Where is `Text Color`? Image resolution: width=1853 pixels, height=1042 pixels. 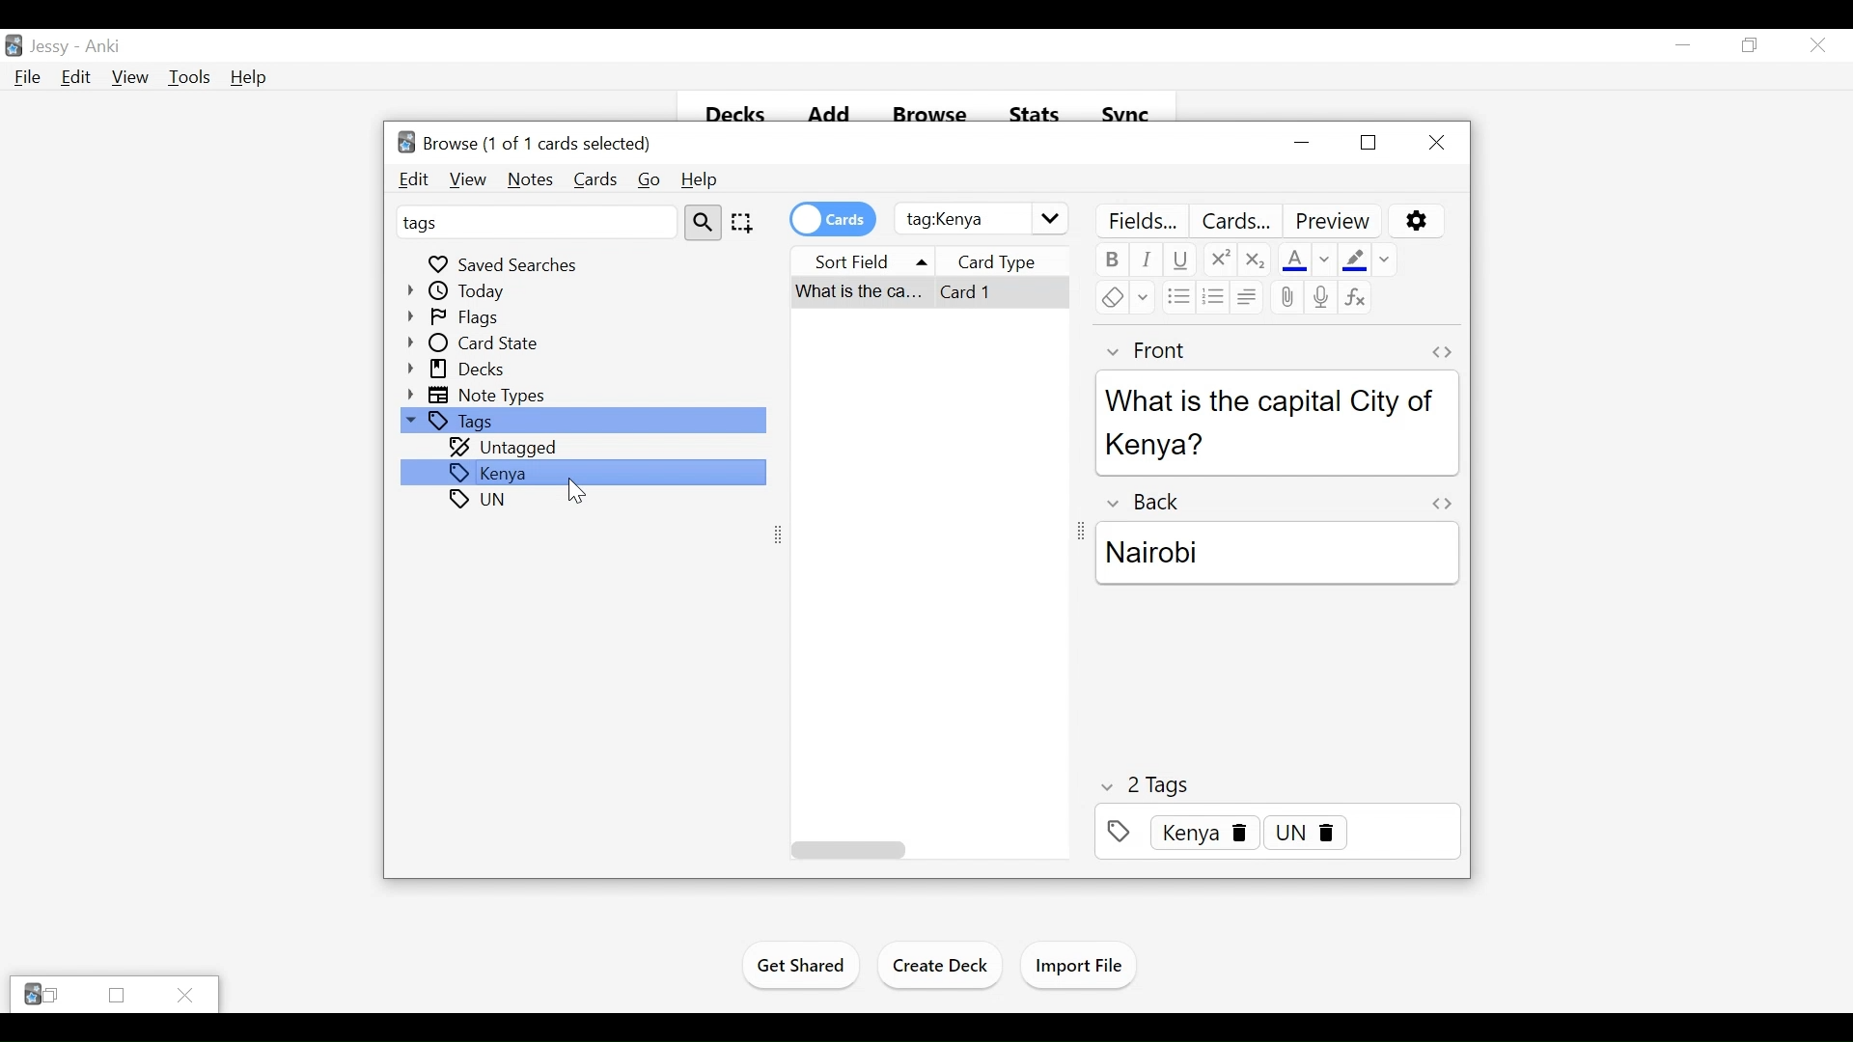 Text Color is located at coordinates (1293, 258).